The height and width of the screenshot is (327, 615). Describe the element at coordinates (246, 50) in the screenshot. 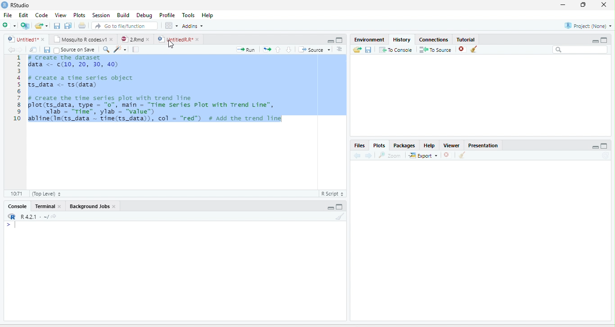

I see `Run` at that location.